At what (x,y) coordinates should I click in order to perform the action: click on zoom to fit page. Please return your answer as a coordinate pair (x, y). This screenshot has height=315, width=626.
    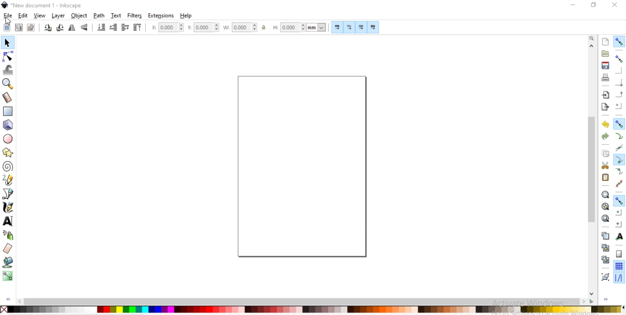
    Looking at the image, I should click on (605, 218).